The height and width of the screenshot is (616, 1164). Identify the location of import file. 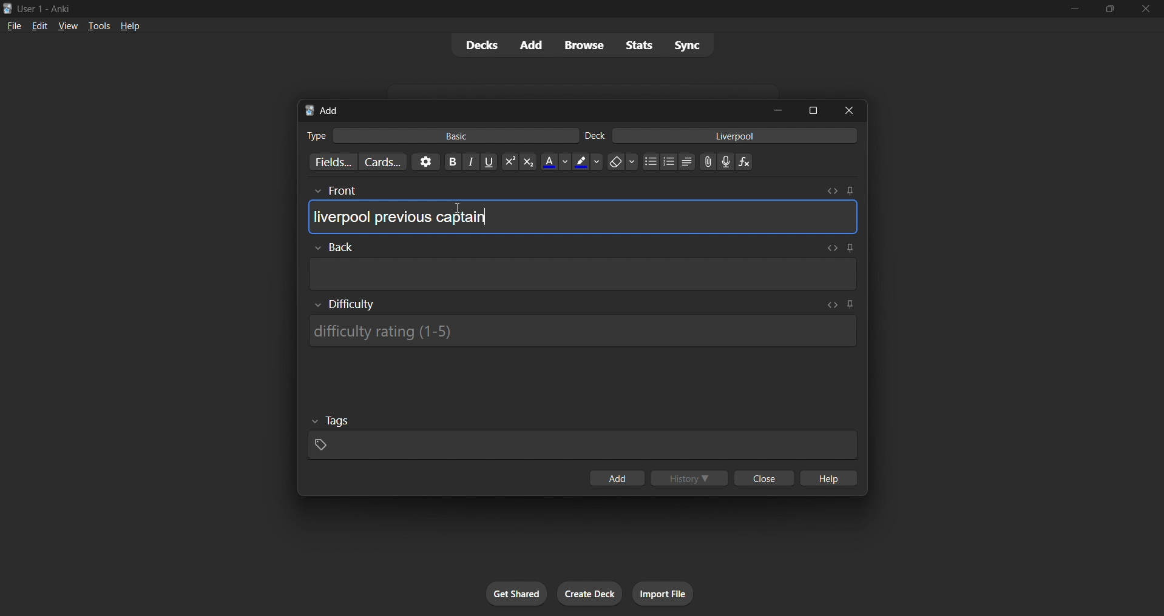
(668, 592).